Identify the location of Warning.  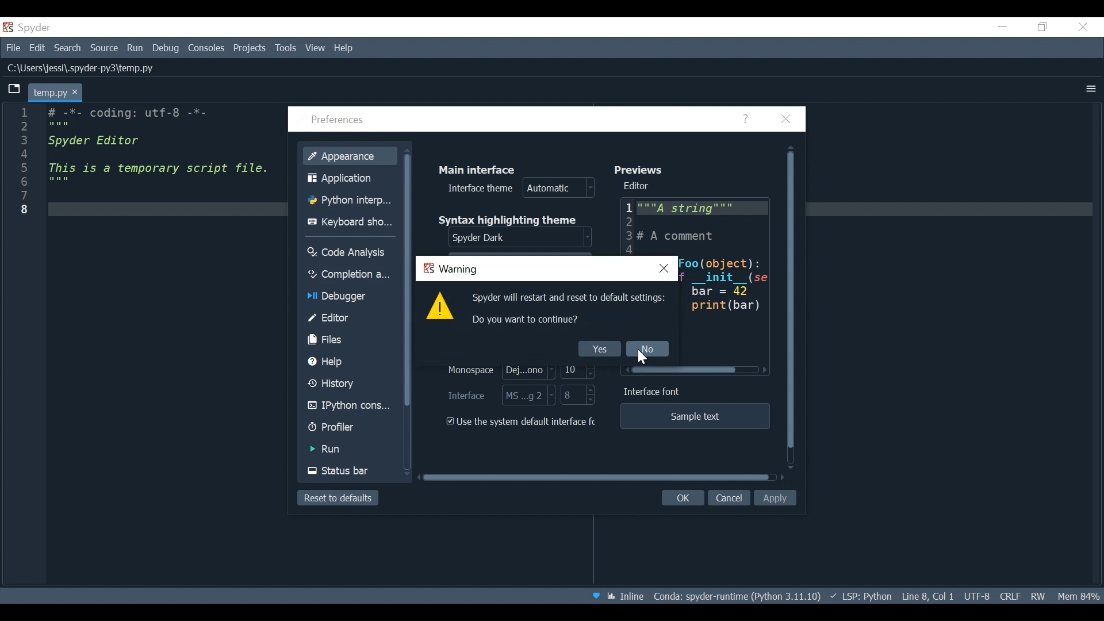
(450, 270).